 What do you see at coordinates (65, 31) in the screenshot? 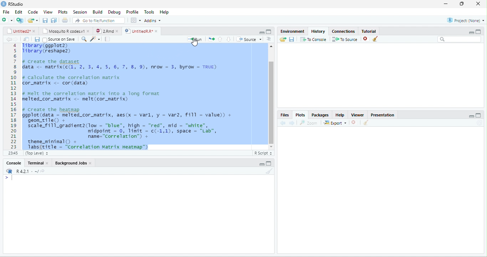
I see `mosquito R codes v1` at bounding box center [65, 31].